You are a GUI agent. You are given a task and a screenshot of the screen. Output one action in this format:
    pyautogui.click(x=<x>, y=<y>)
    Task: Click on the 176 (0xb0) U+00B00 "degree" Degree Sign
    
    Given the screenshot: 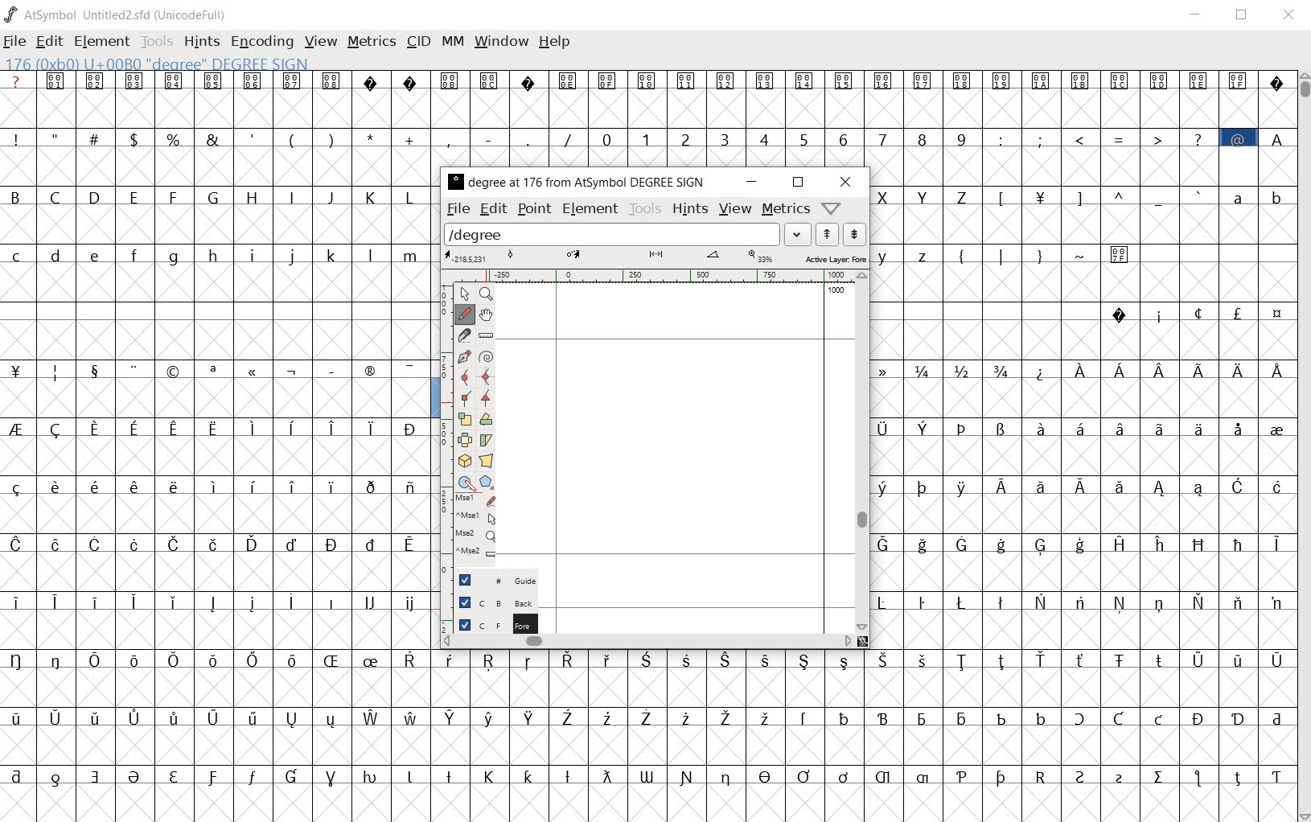 What is the action you would take?
    pyautogui.click(x=161, y=64)
    